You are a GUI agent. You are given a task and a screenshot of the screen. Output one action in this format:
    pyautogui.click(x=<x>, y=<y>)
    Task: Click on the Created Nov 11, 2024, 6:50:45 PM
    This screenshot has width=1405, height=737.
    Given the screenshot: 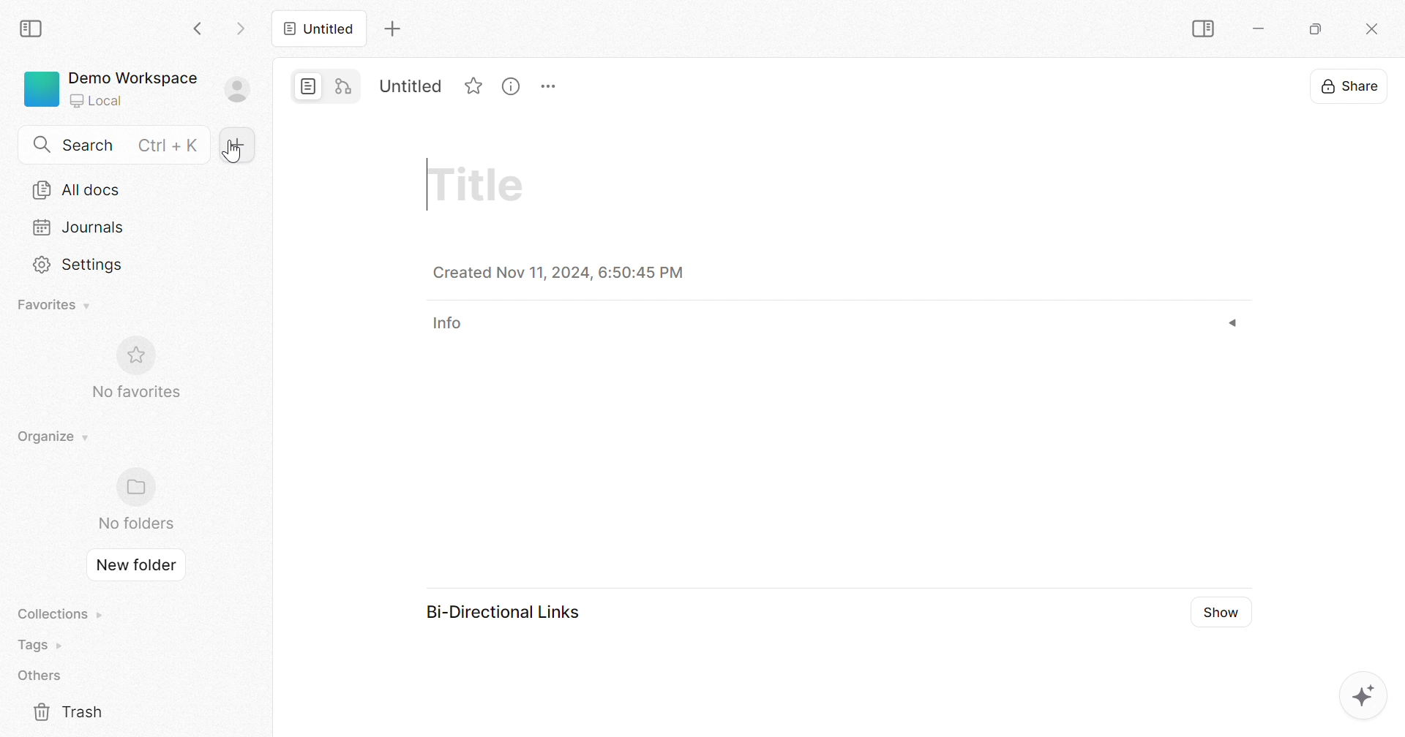 What is the action you would take?
    pyautogui.click(x=558, y=272)
    